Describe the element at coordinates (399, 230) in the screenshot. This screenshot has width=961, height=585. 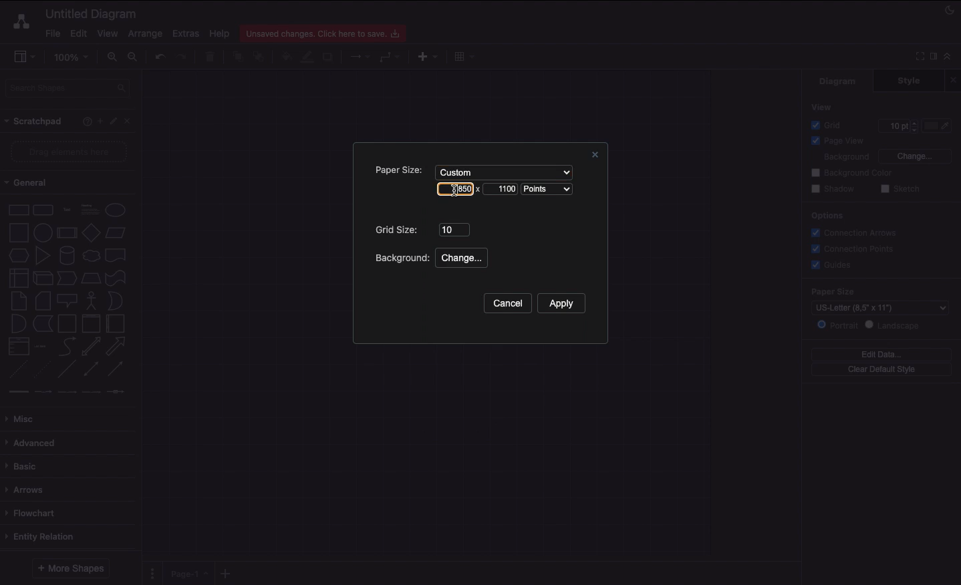
I see `Grid size` at that location.